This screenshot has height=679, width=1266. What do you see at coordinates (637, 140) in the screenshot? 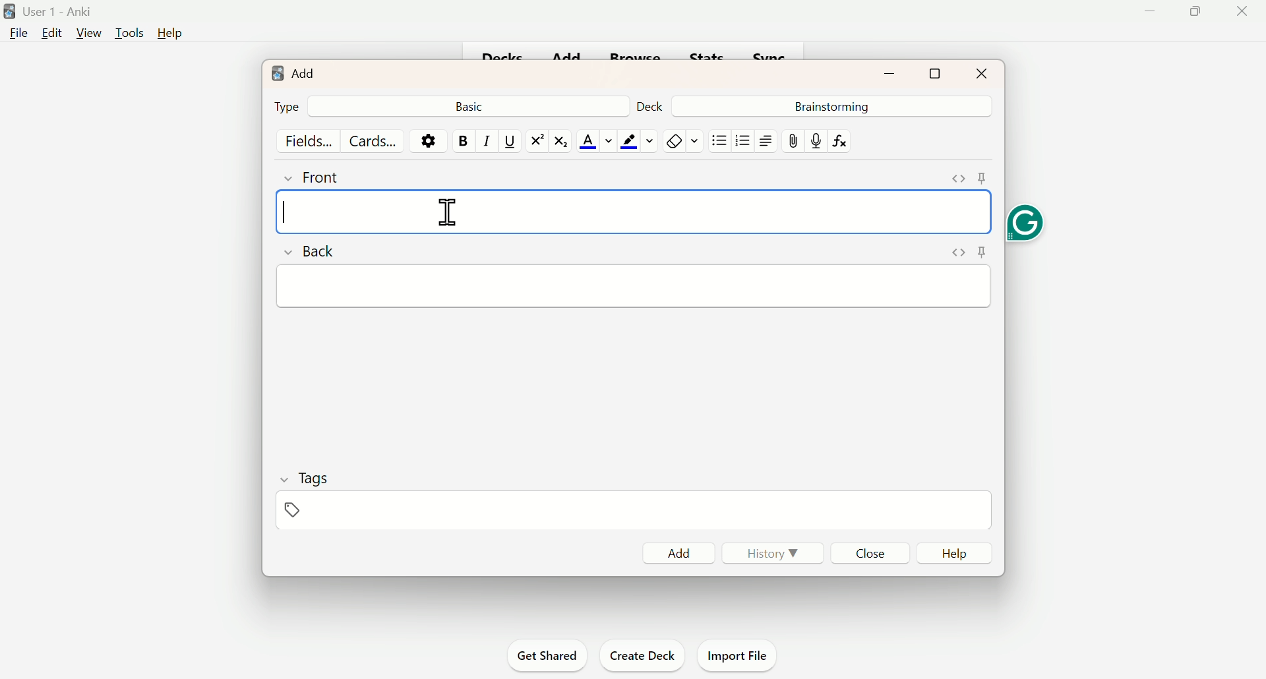
I see `Color` at bounding box center [637, 140].